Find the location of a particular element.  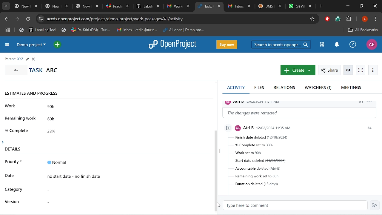

% complete is located at coordinates (18, 130).